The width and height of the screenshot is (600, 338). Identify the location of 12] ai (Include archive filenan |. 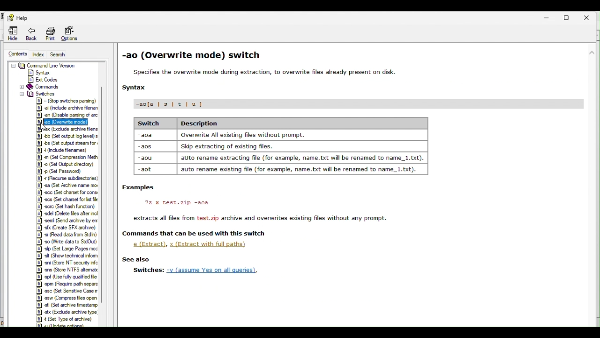
(69, 107).